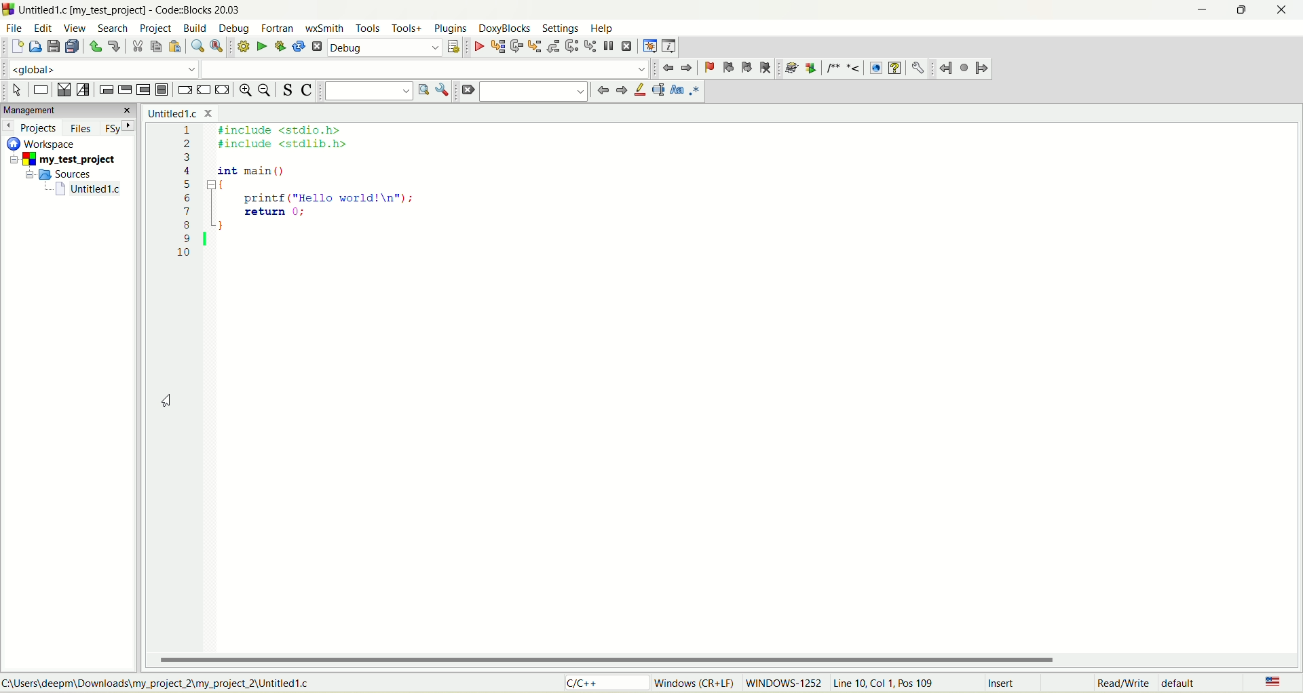 Image resolution: width=1303 pixels, height=693 pixels. What do you see at coordinates (62, 91) in the screenshot?
I see `decision` at bounding box center [62, 91].